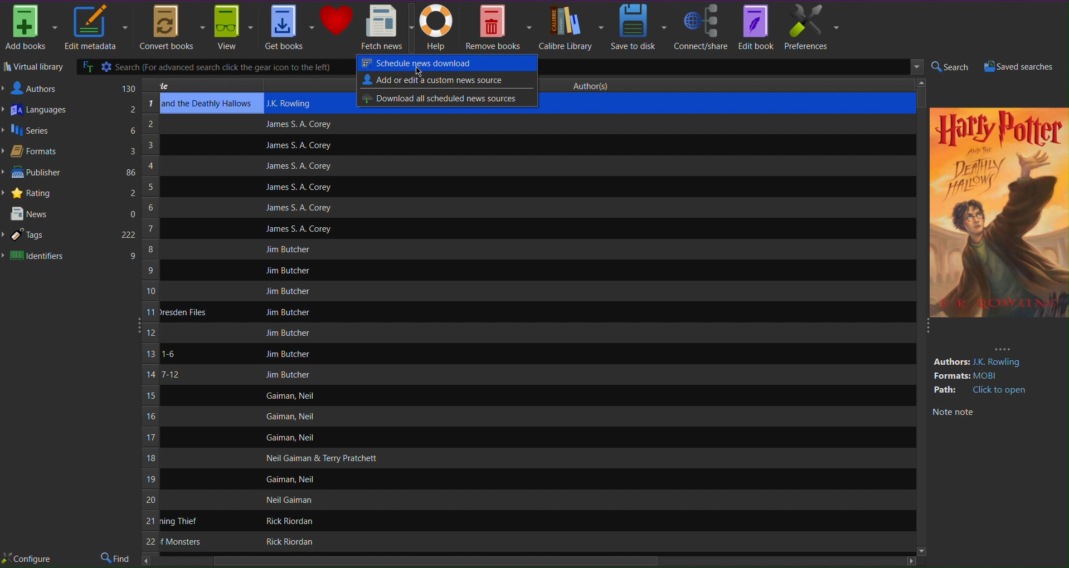 The width and height of the screenshot is (1069, 568). I want to click on JK. Rowling, so click(295, 102).